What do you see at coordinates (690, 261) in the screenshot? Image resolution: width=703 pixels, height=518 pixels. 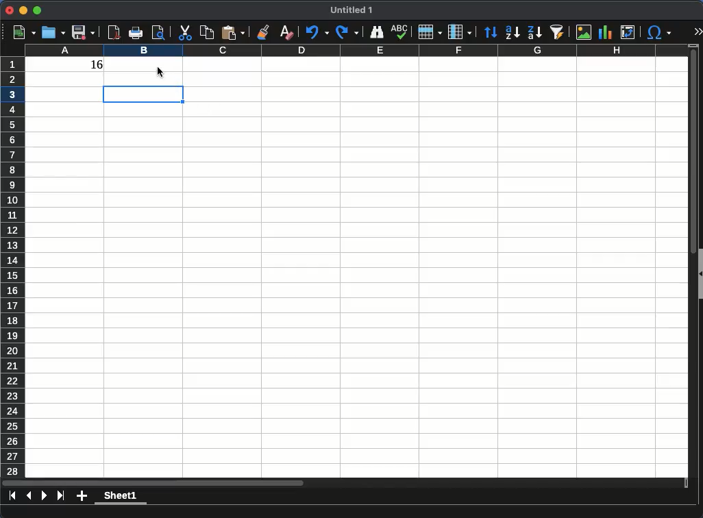 I see `scroll` at bounding box center [690, 261].